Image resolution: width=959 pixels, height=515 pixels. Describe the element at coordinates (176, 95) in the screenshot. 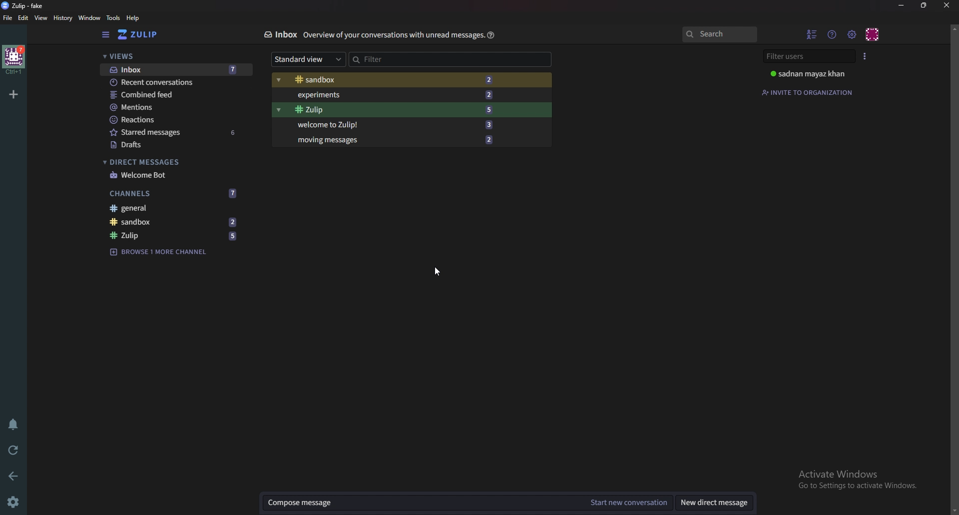

I see `combined feed` at that location.